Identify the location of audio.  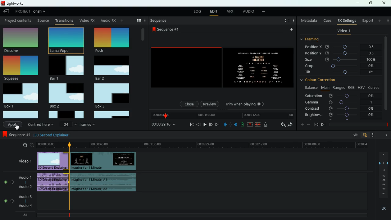
(107, 183).